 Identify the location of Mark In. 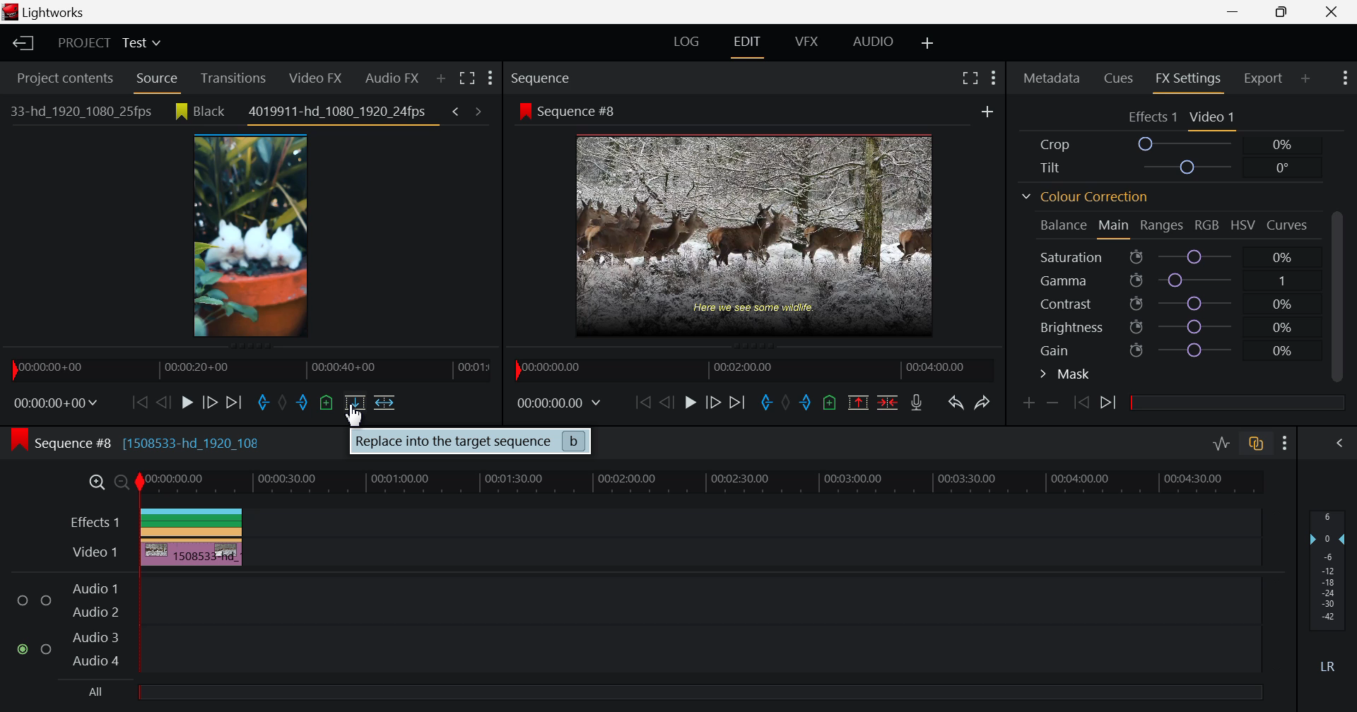
(262, 403).